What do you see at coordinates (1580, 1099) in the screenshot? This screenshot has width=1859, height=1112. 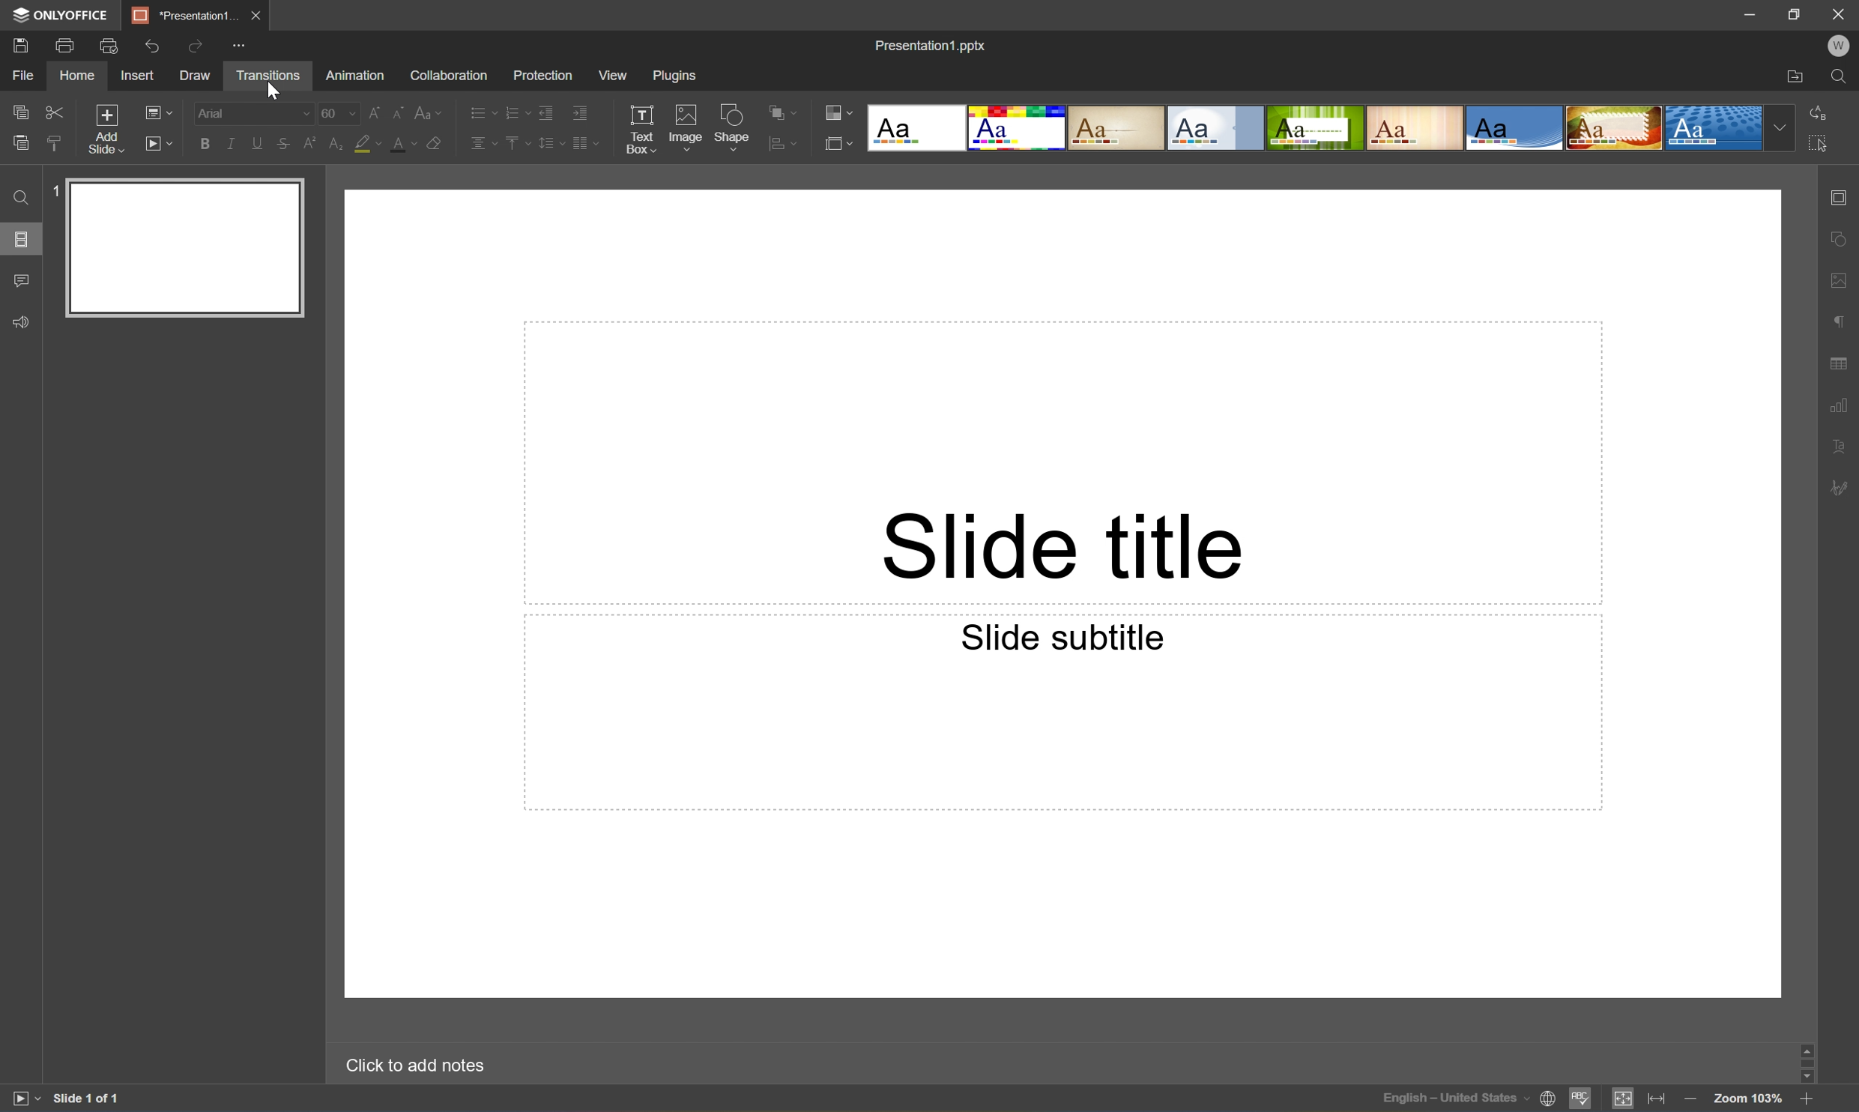 I see `Spell checking` at bounding box center [1580, 1099].